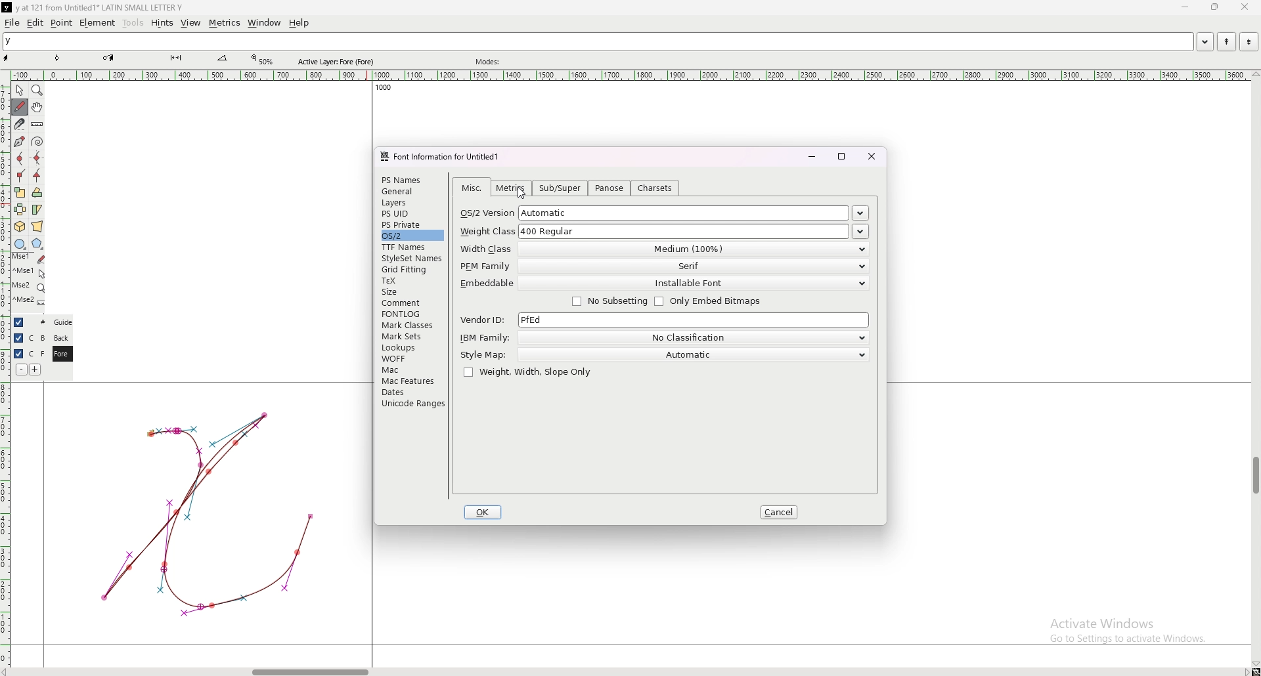  Describe the element at coordinates (1225, 42) in the screenshot. I see `previous word` at that location.